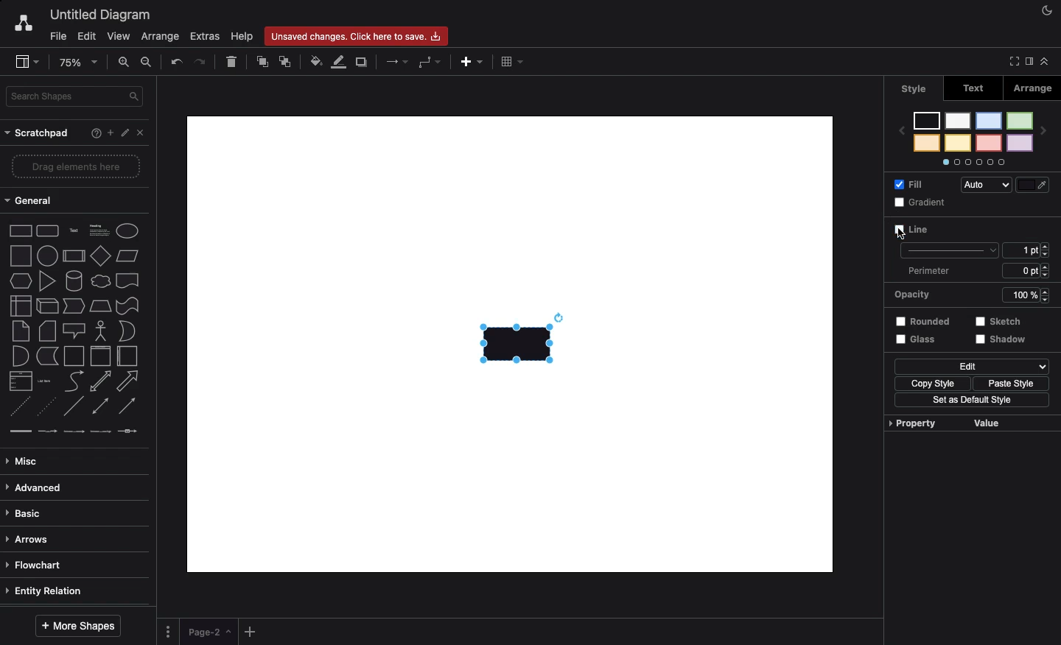 The height and width of the screenshot is (645, 1061). Describe the element at coordinates (474, 63) in the screenshot. I see `Add` at that location.